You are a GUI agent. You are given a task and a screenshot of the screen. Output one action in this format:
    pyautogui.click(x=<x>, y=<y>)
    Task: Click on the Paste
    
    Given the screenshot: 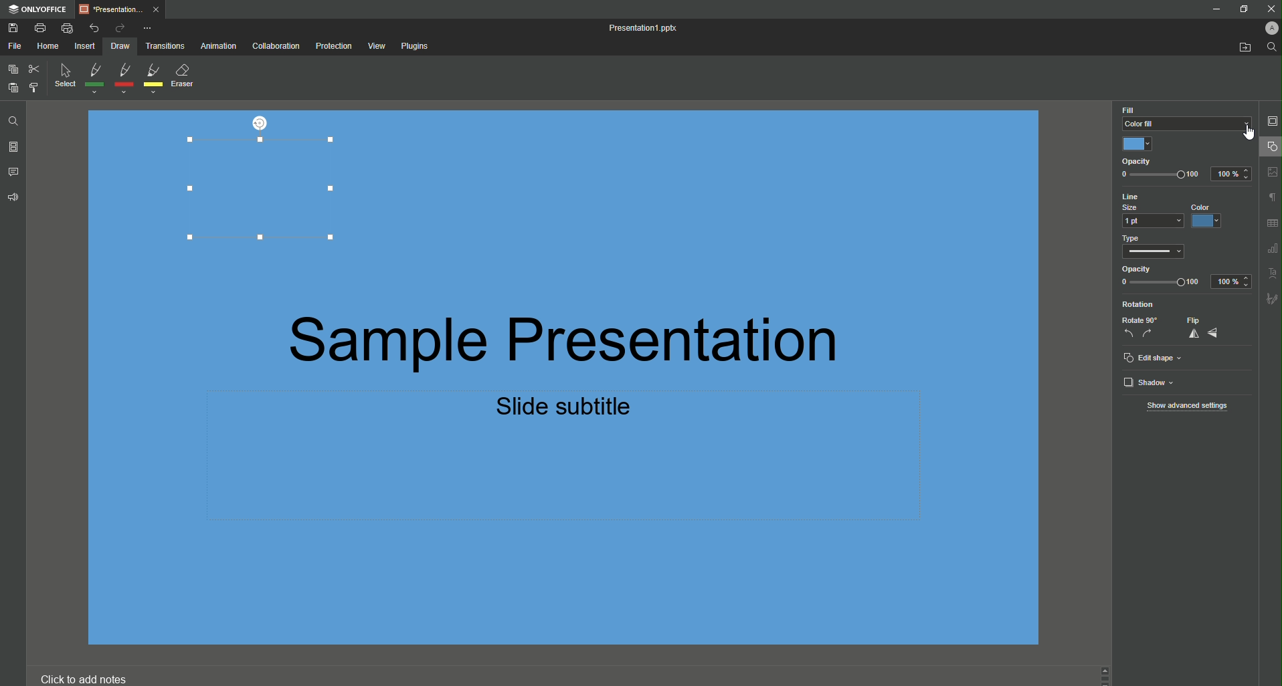 What is the action you would take?
    pyautogui.click(x=13, y=88)
    